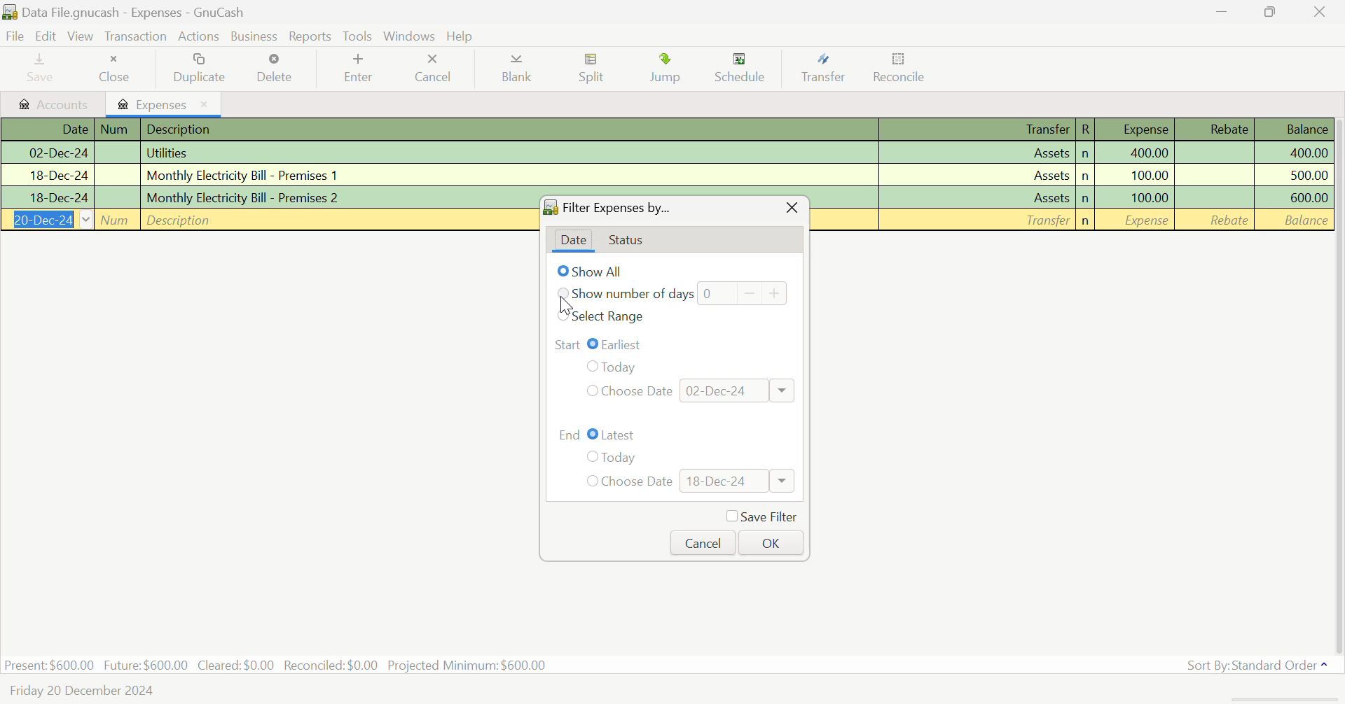 The width and height of the screenshot is (1345, 704). I want to click on Status Tab, so click(627, 239).